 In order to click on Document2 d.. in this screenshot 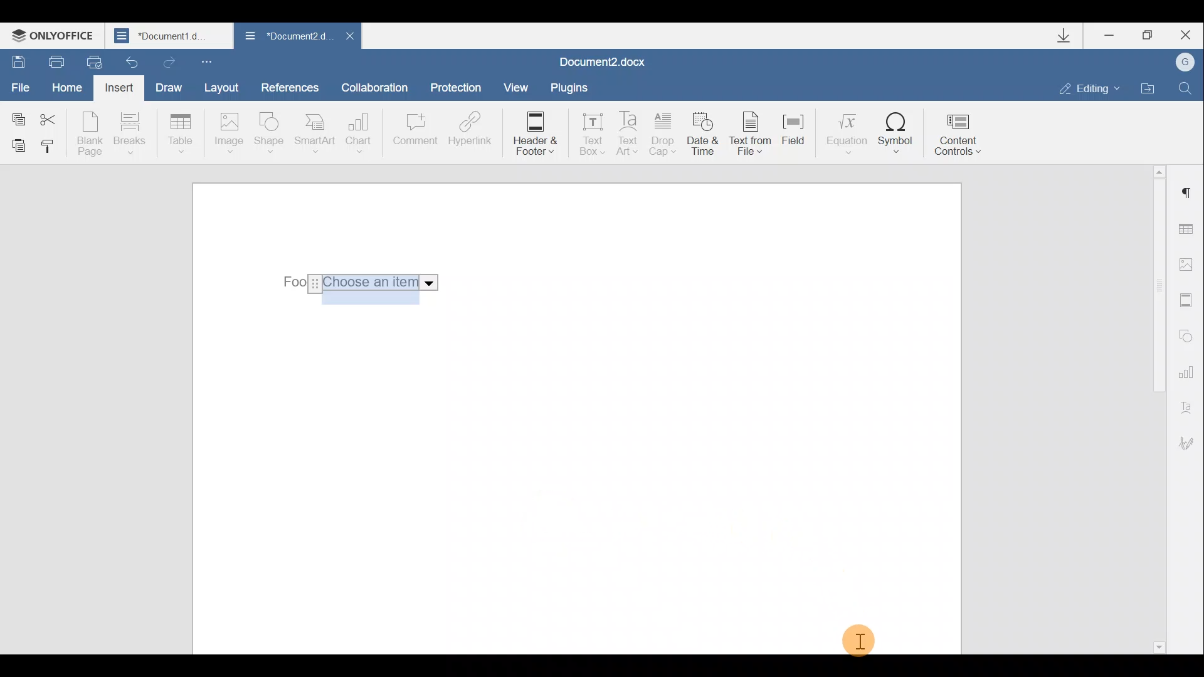, I will do `click(287, 38)`.